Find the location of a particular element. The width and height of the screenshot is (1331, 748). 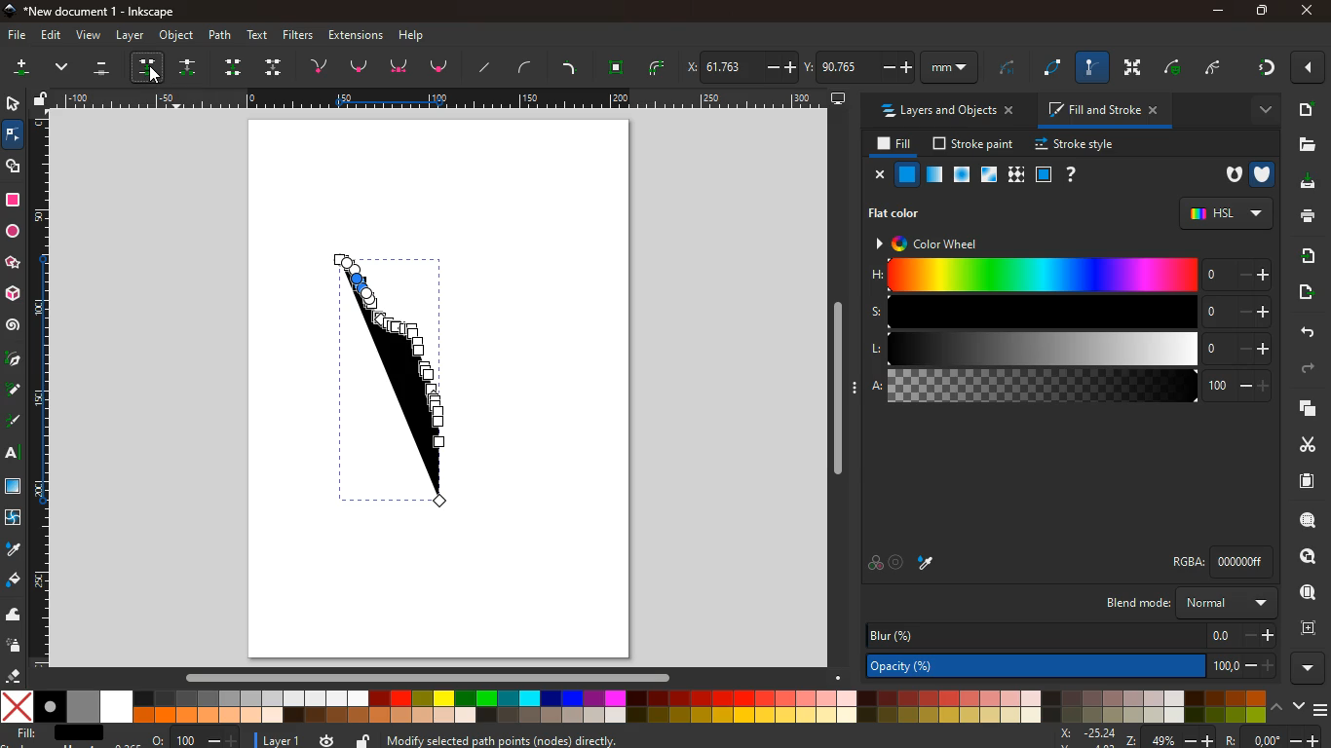

pencil took is located at coordinates (15, 390).